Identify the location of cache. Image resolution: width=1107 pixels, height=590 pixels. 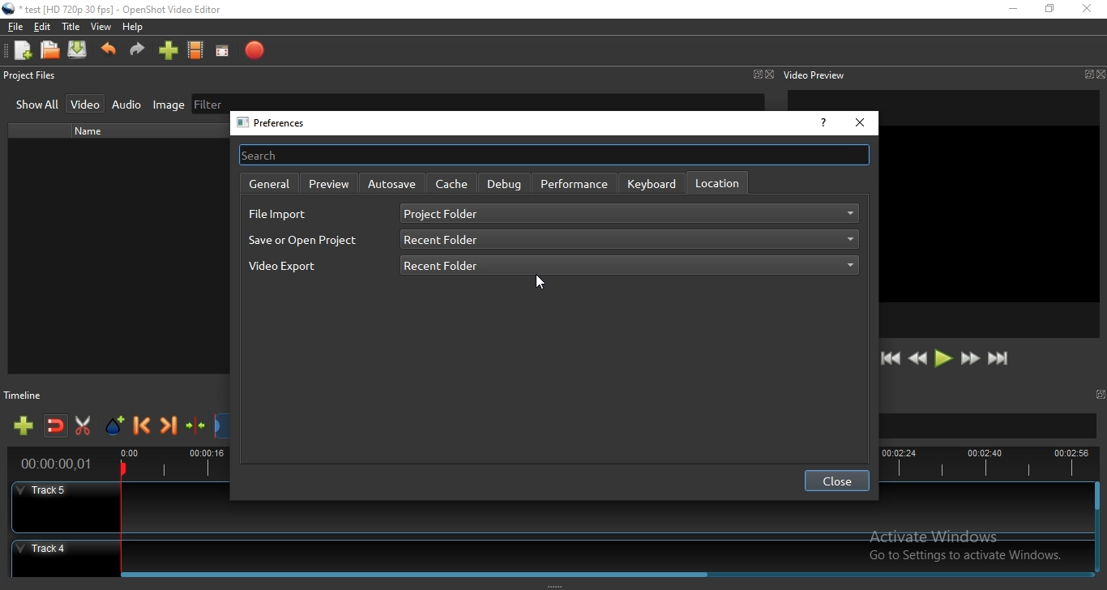
(452, 184).